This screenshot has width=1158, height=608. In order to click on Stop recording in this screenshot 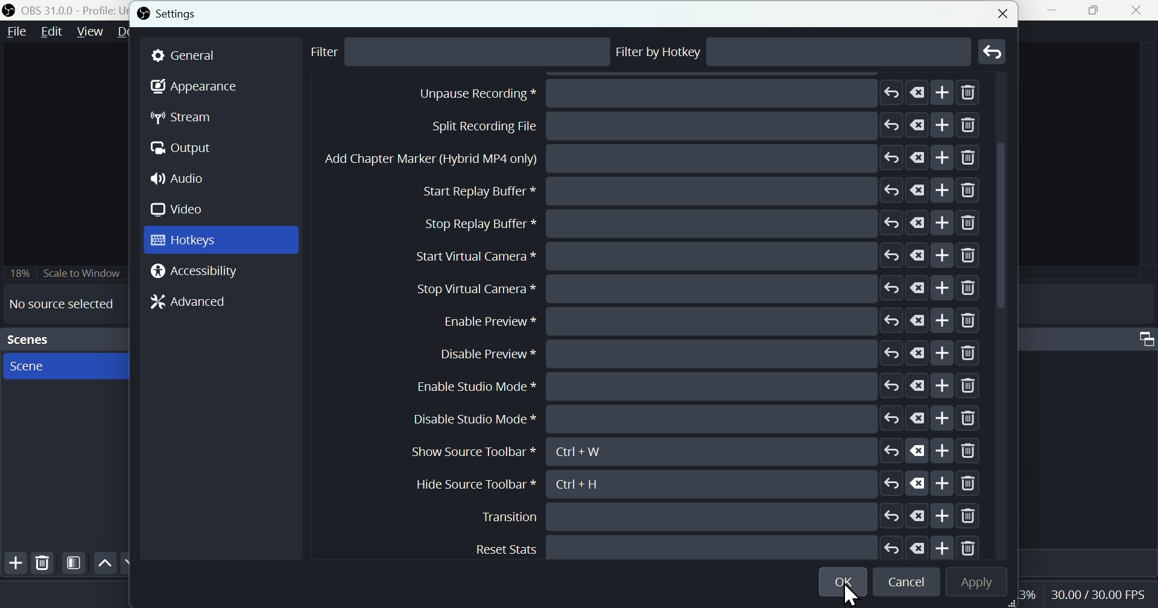, I will do `click(654, 160)`.